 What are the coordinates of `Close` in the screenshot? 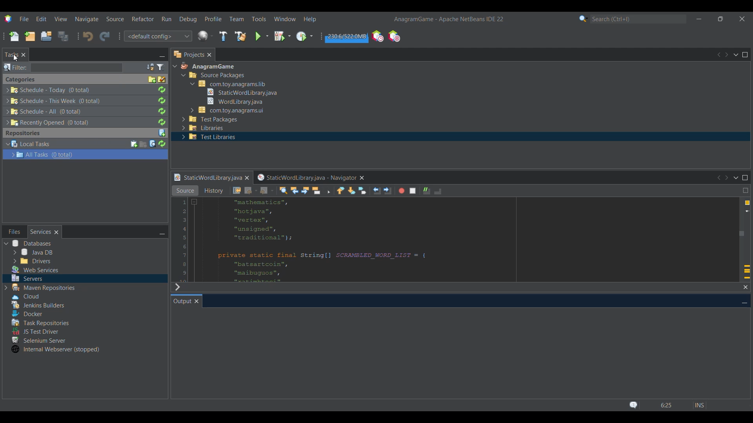 It's located at (56, 232).